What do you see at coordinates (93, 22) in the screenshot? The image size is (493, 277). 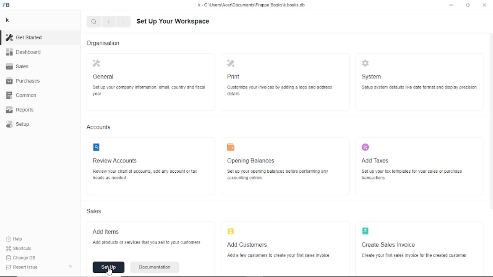 I see `Search` at bounding box center [93, 22].